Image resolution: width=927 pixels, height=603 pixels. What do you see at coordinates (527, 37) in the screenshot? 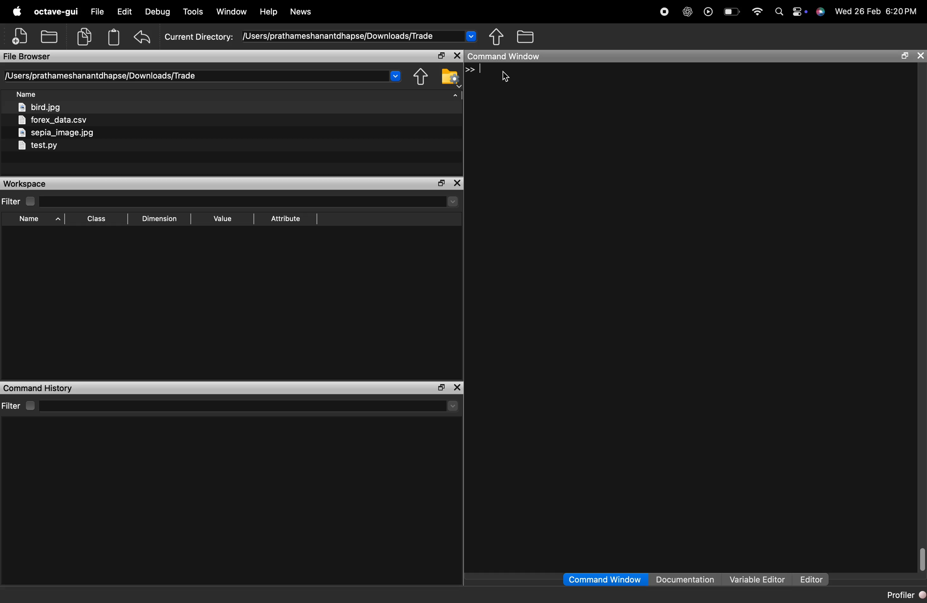
I see `Folder` at bounding box center [527, 37].